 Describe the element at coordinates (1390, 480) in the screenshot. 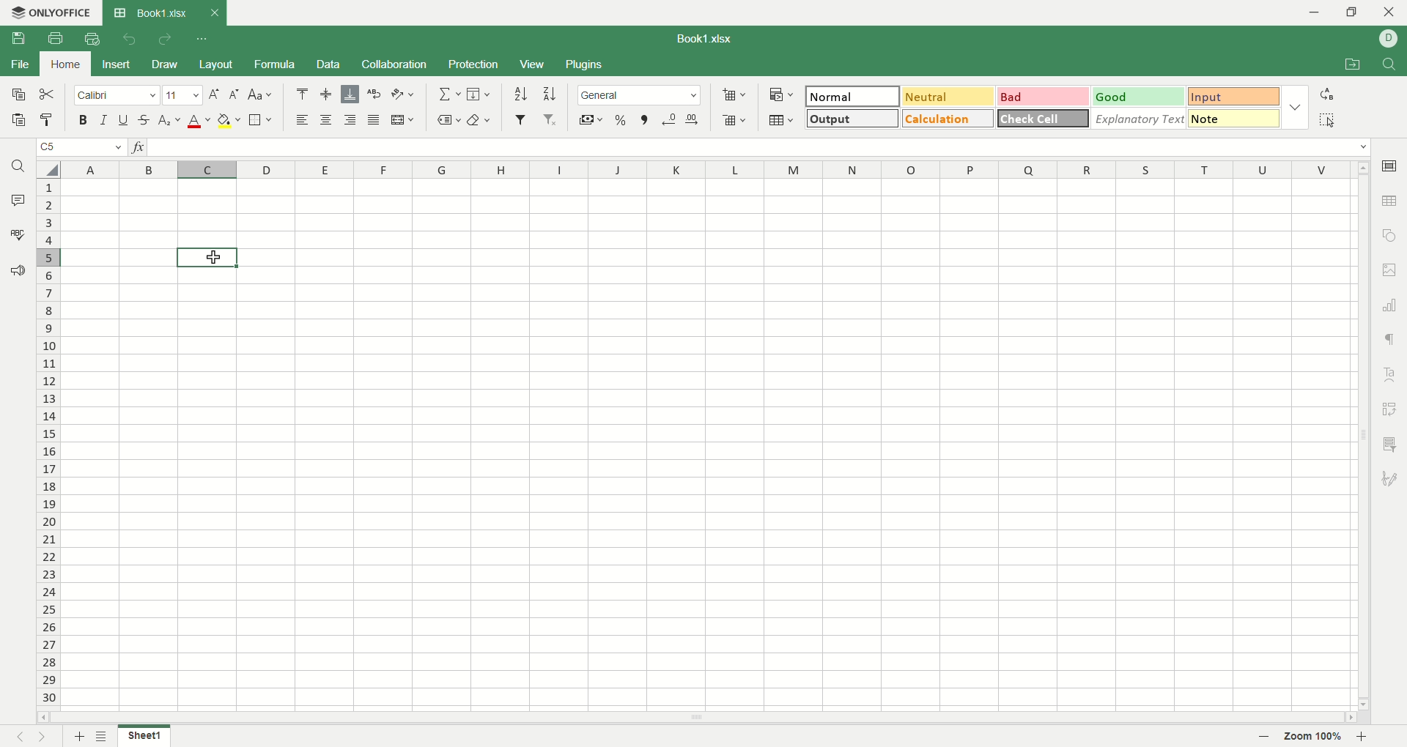

I see `signature settings` at that location.